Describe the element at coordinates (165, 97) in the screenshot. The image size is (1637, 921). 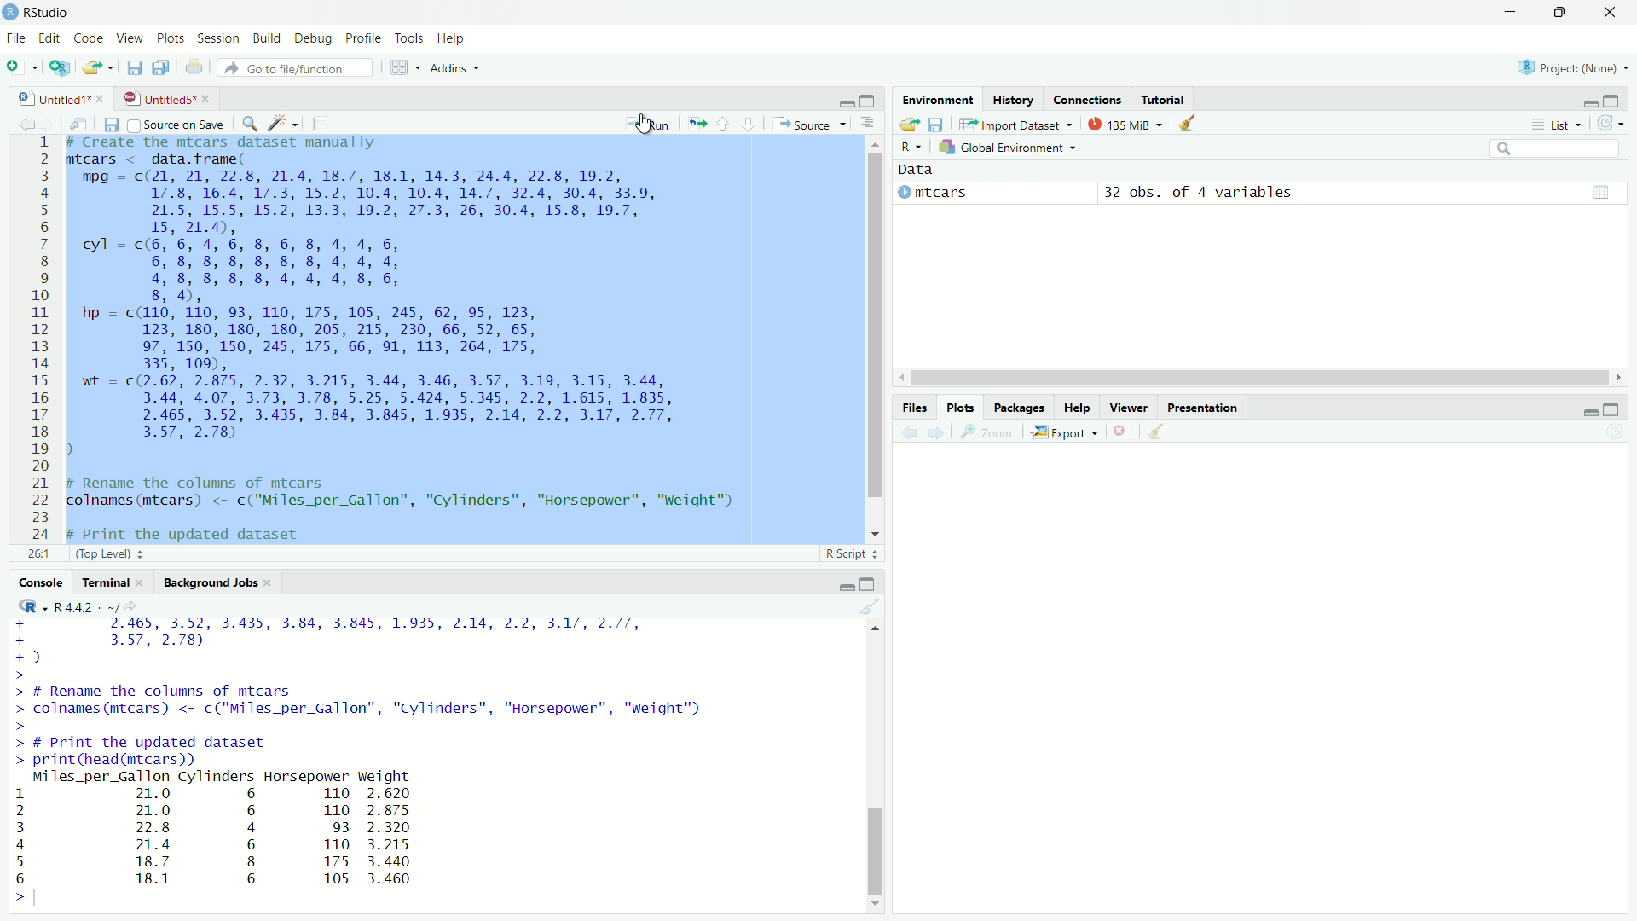
I see `| Untitled5* »` at that location.